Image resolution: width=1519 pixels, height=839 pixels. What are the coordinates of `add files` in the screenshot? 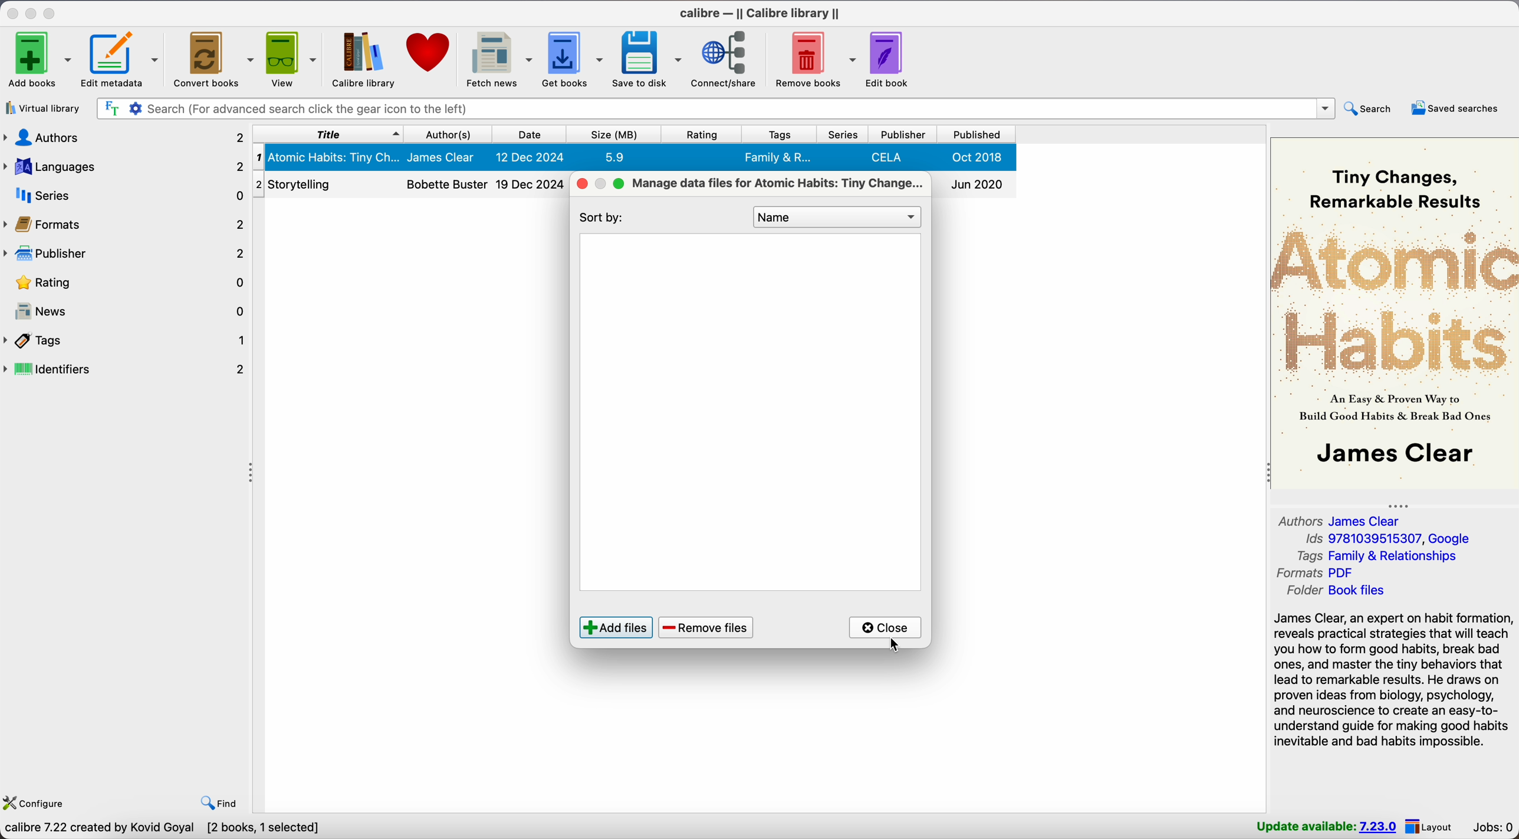 It's located at (615, 627).